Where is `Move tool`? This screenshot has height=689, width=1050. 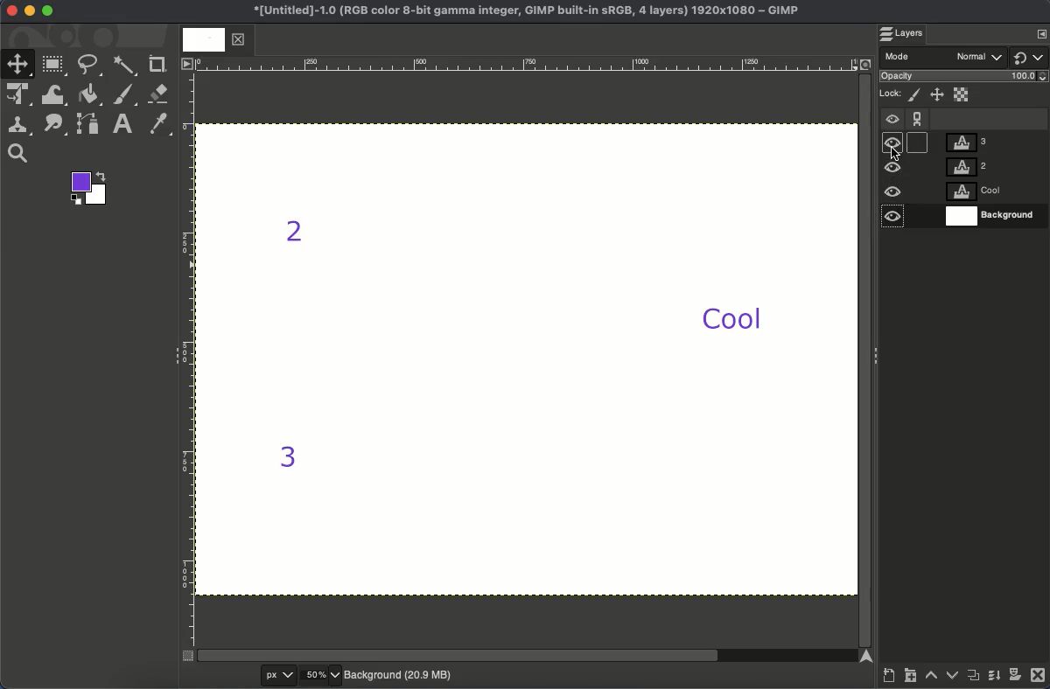 Move tool is located at coordinates (18, 63).